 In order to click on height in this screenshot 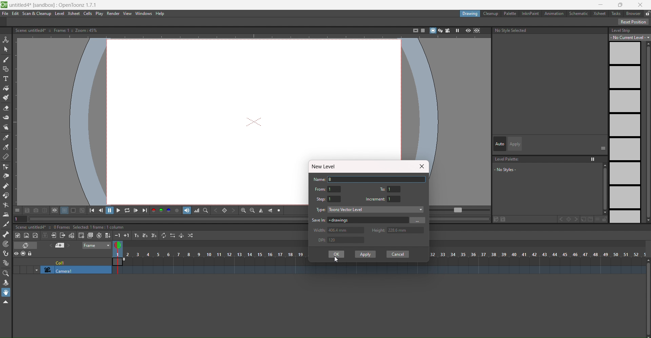, I will do `click(378, 229)`.